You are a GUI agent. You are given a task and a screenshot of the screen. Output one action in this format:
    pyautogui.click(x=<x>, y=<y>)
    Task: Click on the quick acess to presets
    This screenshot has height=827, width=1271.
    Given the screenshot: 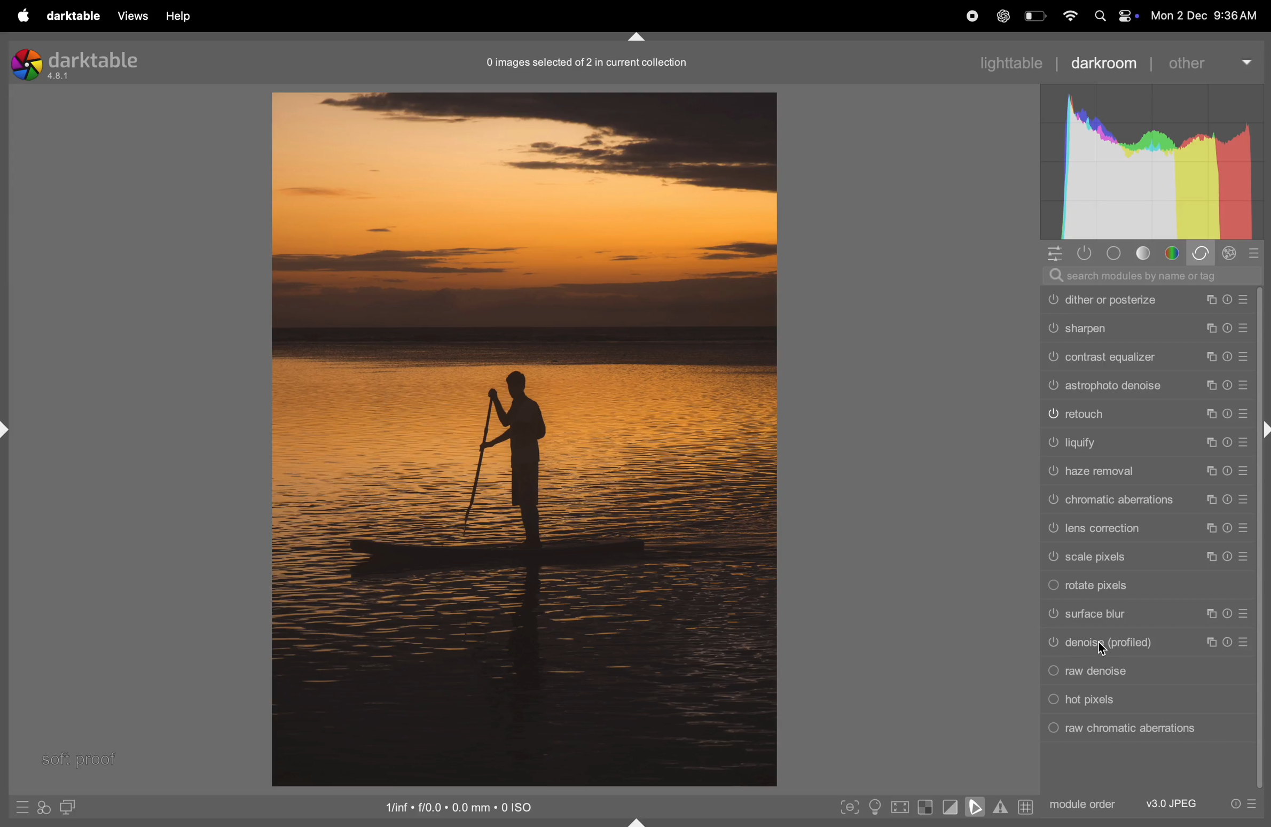 What is the action you would take?
    pyautogui.click(x=15, y=807)
    